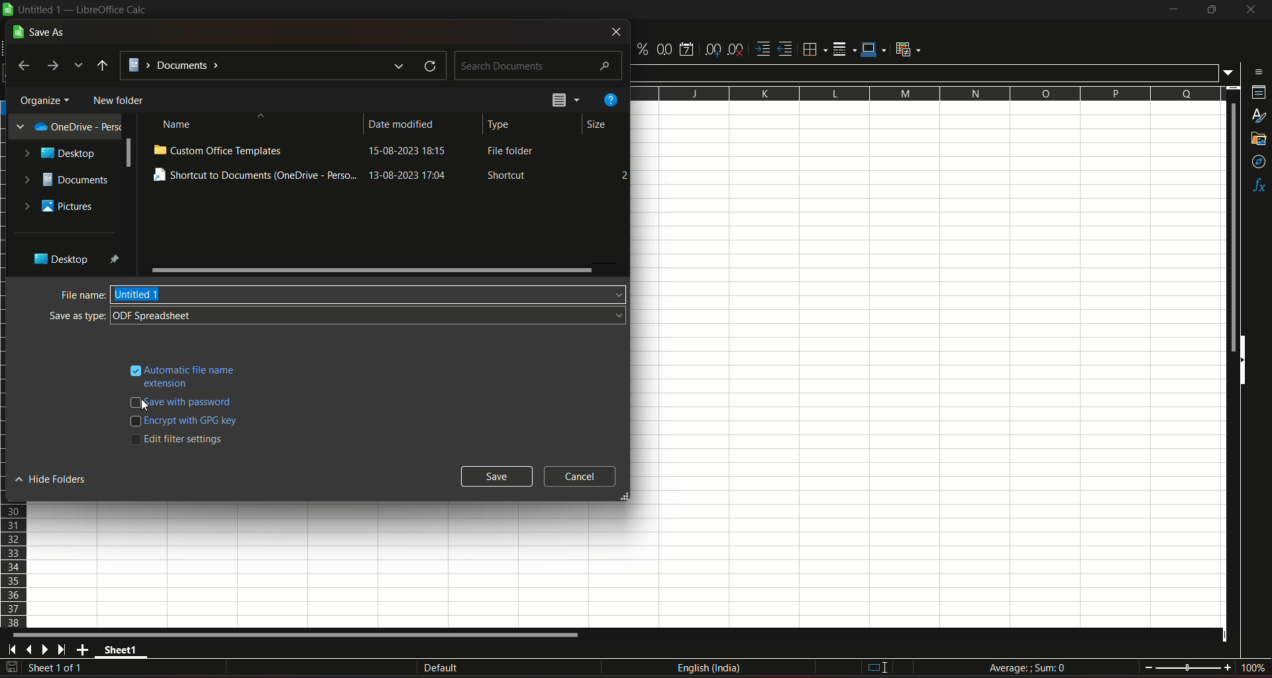 The width and height of the screenshot is (1272, 678). Describe the element at coordinates (15, 567) in the screenshot. I see `rows` at that location.